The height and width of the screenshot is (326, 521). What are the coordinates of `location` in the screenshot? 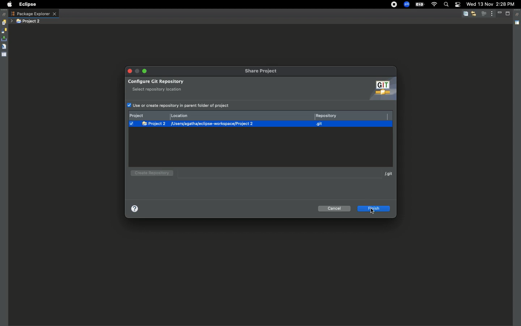 It's located at (242, 115).